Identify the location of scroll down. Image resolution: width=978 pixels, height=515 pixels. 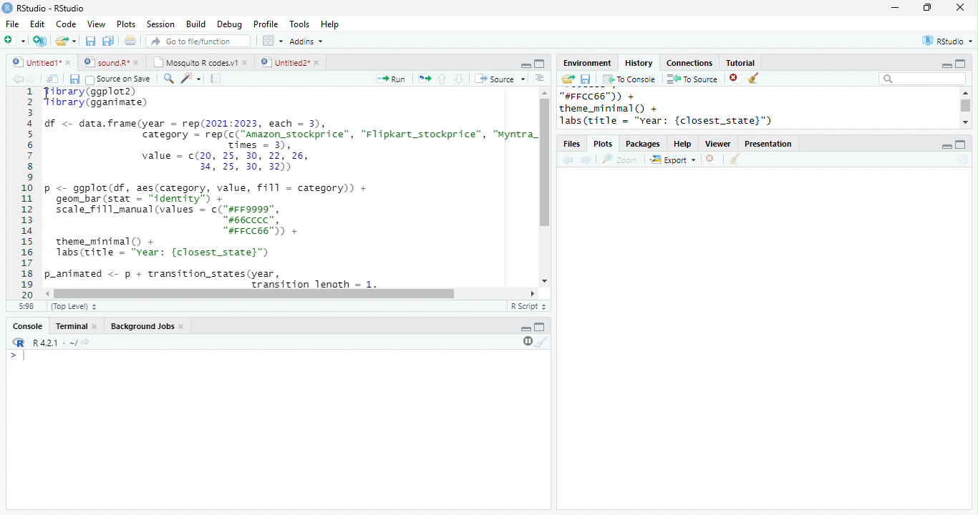
(545, 281).